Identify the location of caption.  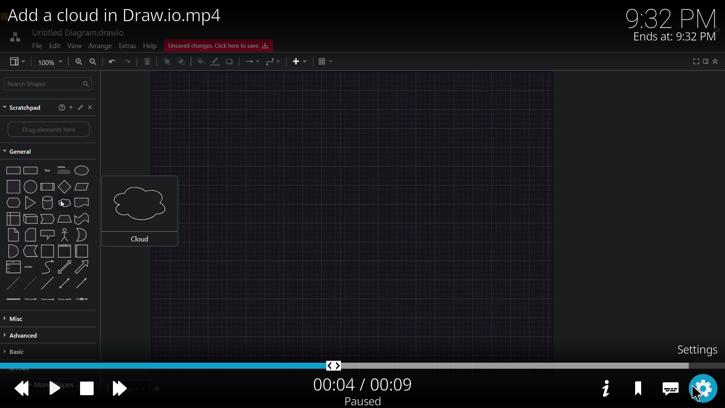
(666, 389).